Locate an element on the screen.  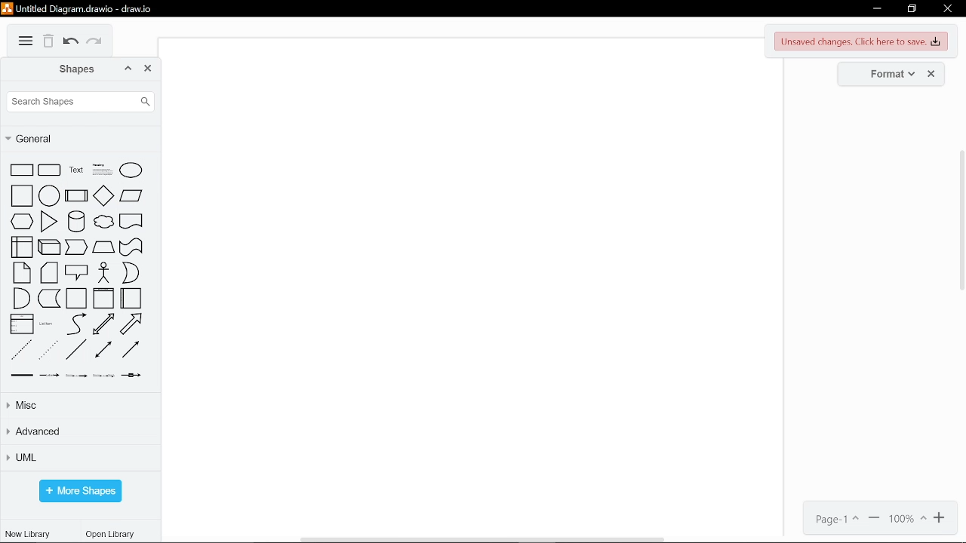
or is located at coordinates (131, 272).